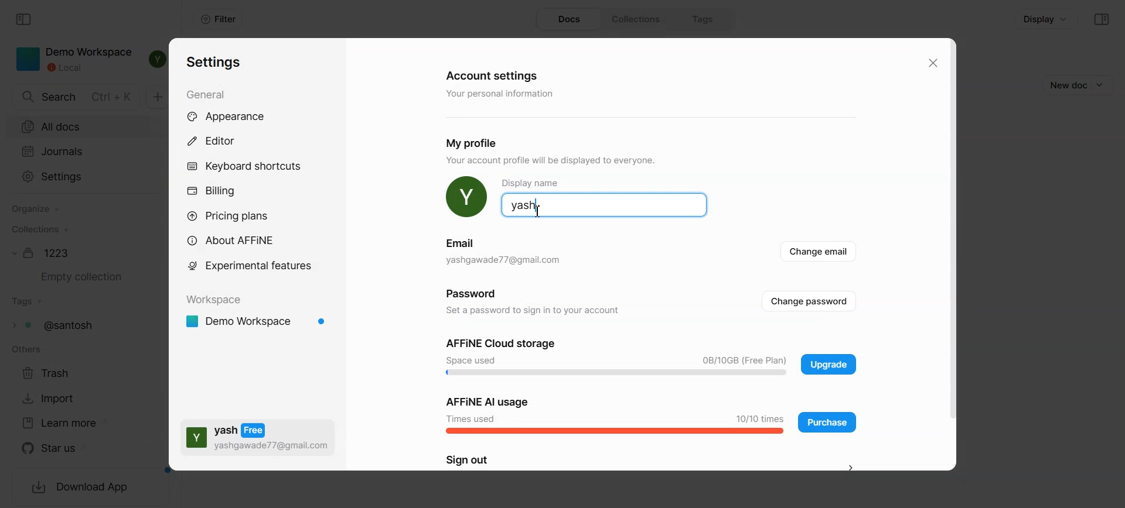  I want to click on Keyboard shortcuts, so click(244, 166).